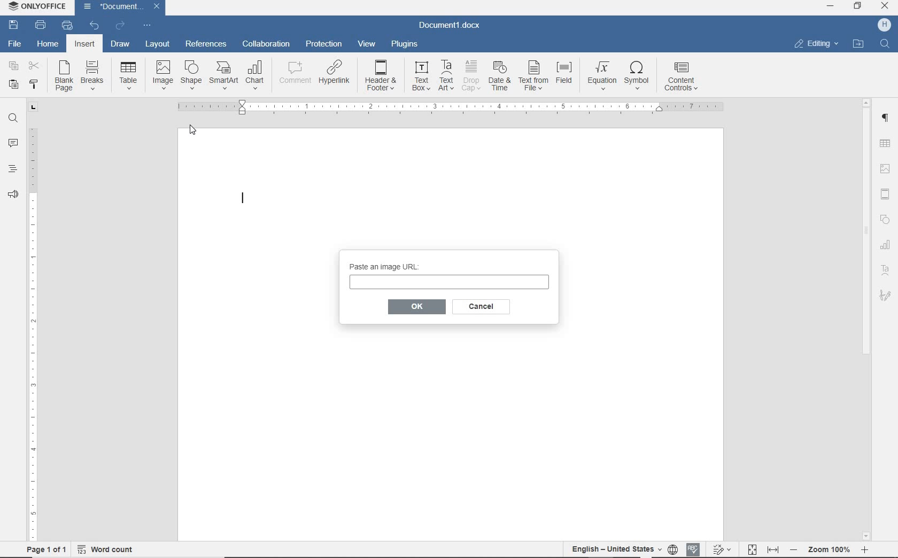  What do you see at coordinates (94, 26) in the screenshot?
I see `undo` at bounding box center [94, 26].